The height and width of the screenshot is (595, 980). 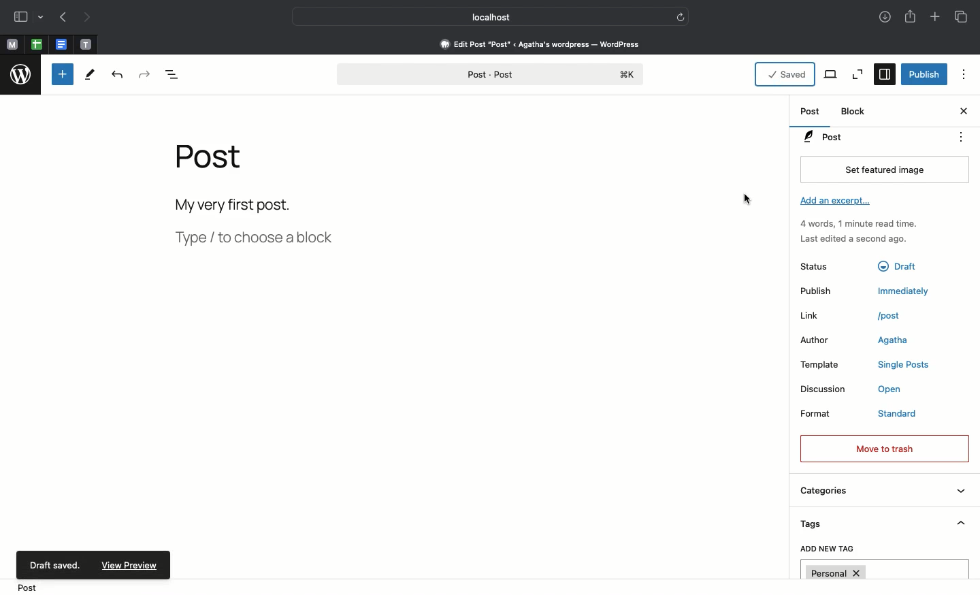 I want to click on post, so click(x=22, y=588).